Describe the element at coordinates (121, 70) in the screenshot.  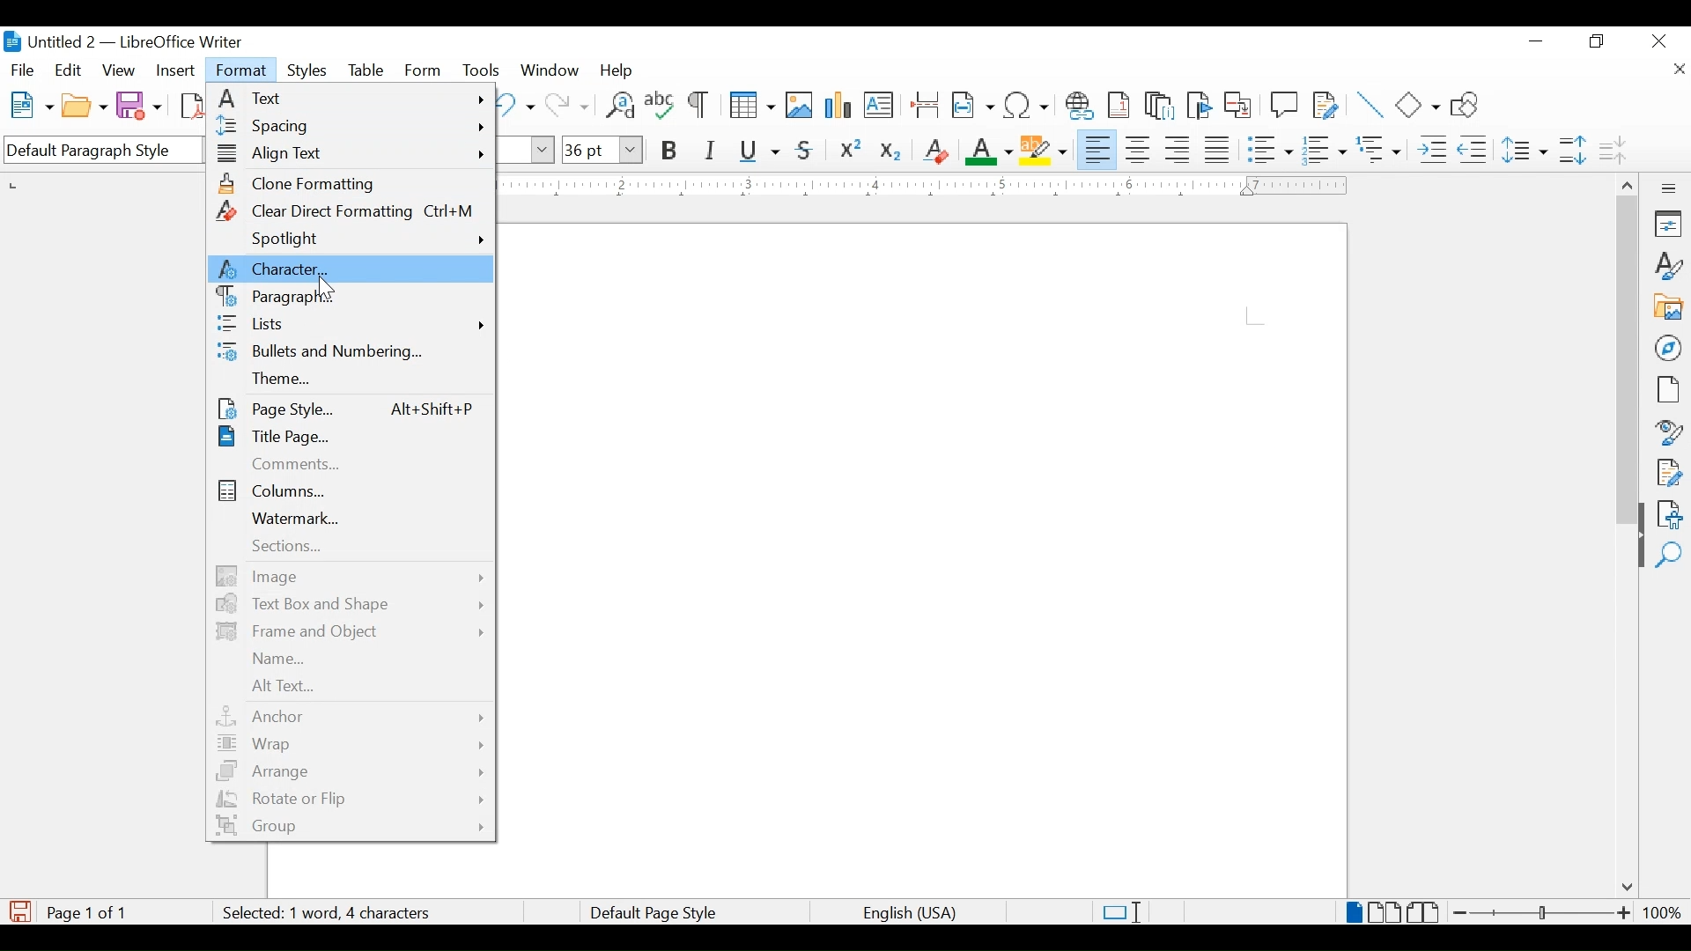
I see `view` at that location.